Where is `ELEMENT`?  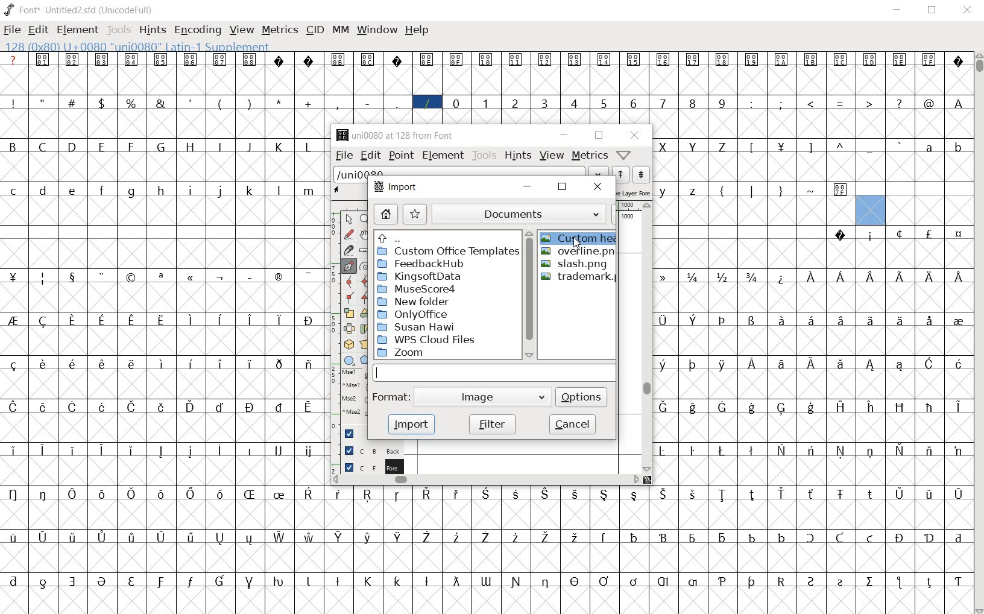
ELEMENT is located at coordinates (78, 30).